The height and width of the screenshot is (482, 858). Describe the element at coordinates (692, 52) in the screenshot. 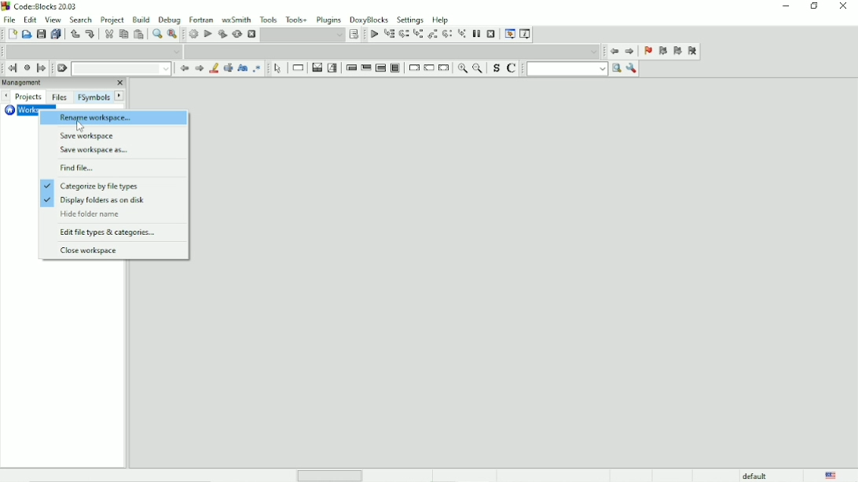

I see `Clear bookmarks` at that location.